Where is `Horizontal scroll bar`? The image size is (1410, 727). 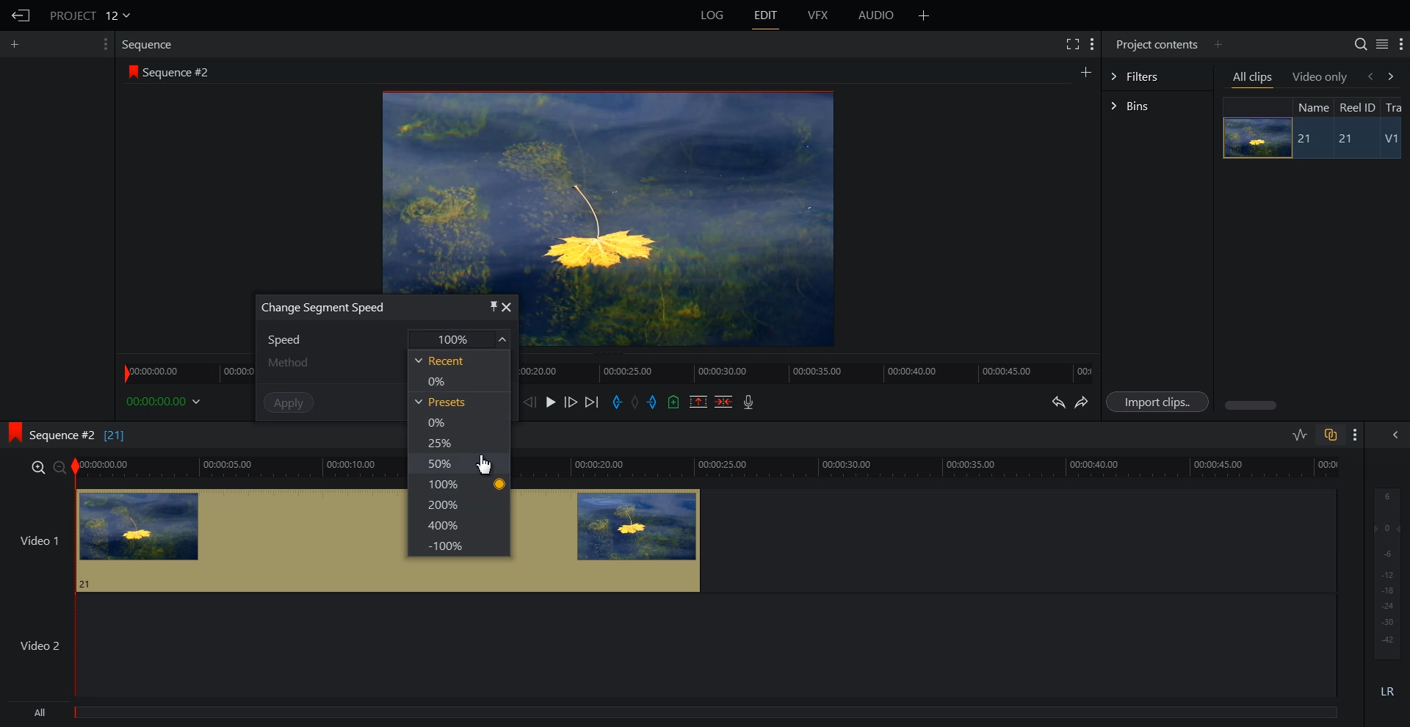 Horizontal scroll bar is located at coordinates (1253, 405).